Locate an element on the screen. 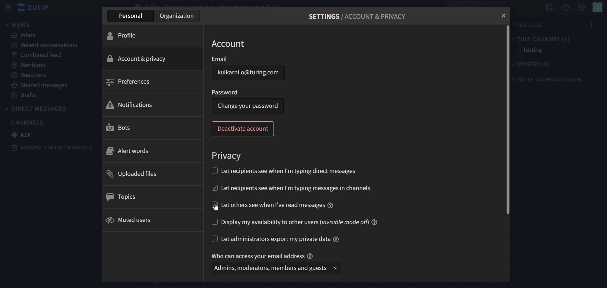 The height and width of the screenshot is (288, 607). topics is located at coordinates (122, 197).